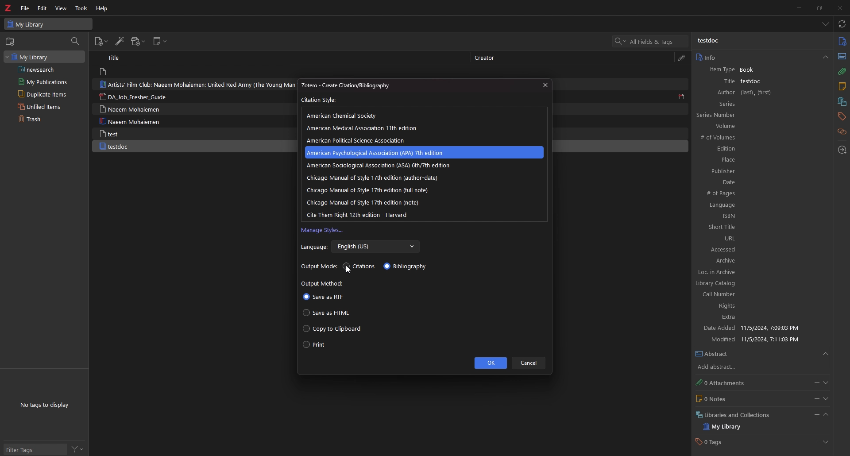 This screenshot has height=456, width=850. I want to click on duplicate items, so click(41, 94).